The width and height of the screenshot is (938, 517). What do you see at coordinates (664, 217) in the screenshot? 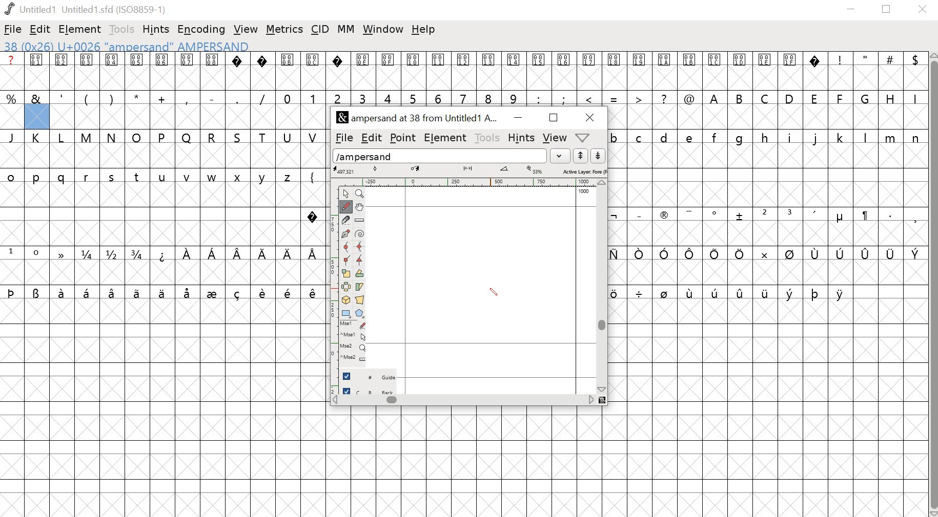
I see `Symbol` at bounding box center [664, 217].